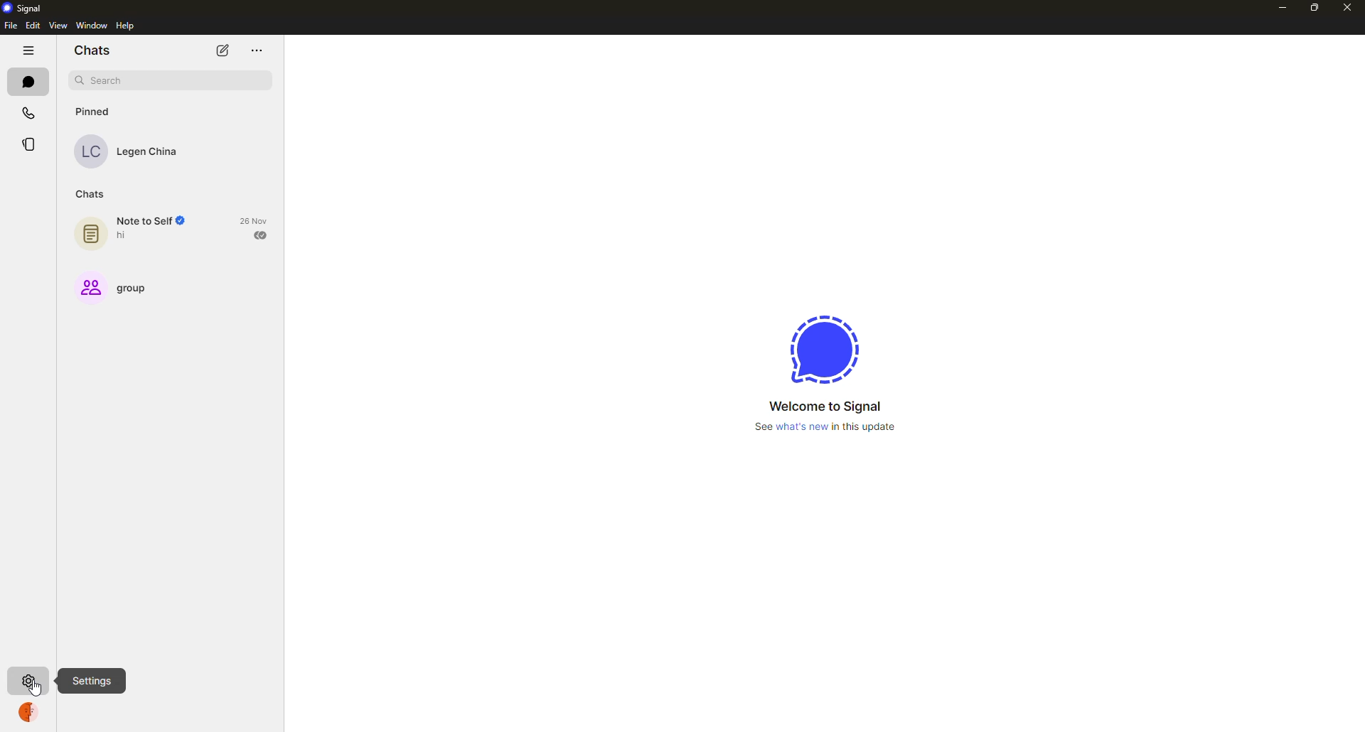  Describe the element at coordinates (92, 231) in the screenshot. I see `note` at that location.